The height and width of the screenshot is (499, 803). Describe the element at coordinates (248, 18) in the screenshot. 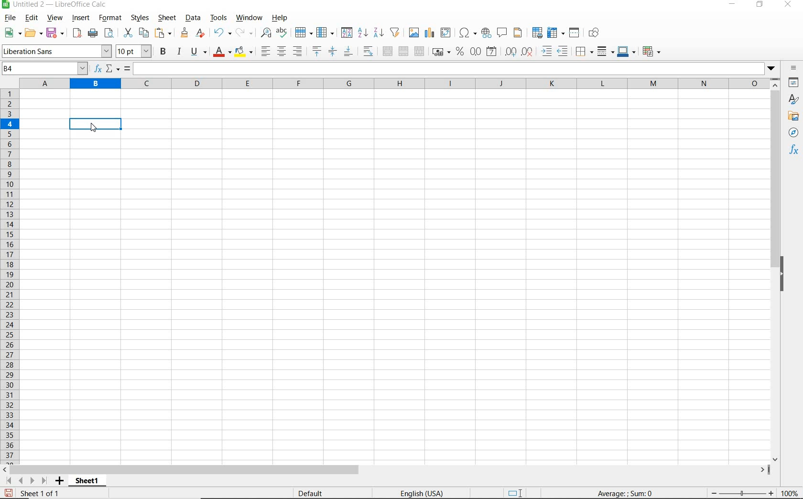

I see `window` at that location.